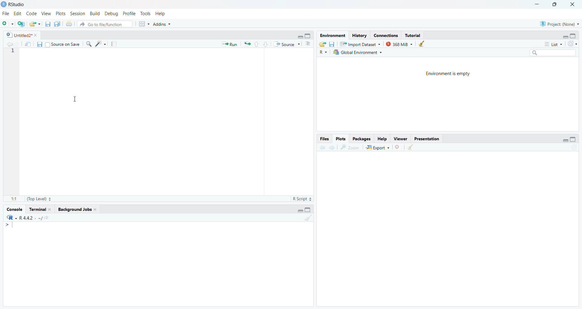 This screenshot has width=582, height=309. What do you see at coordinates (163, 25) in the screenshot?
I see `Addins ~` at bounding box center [163, 25].